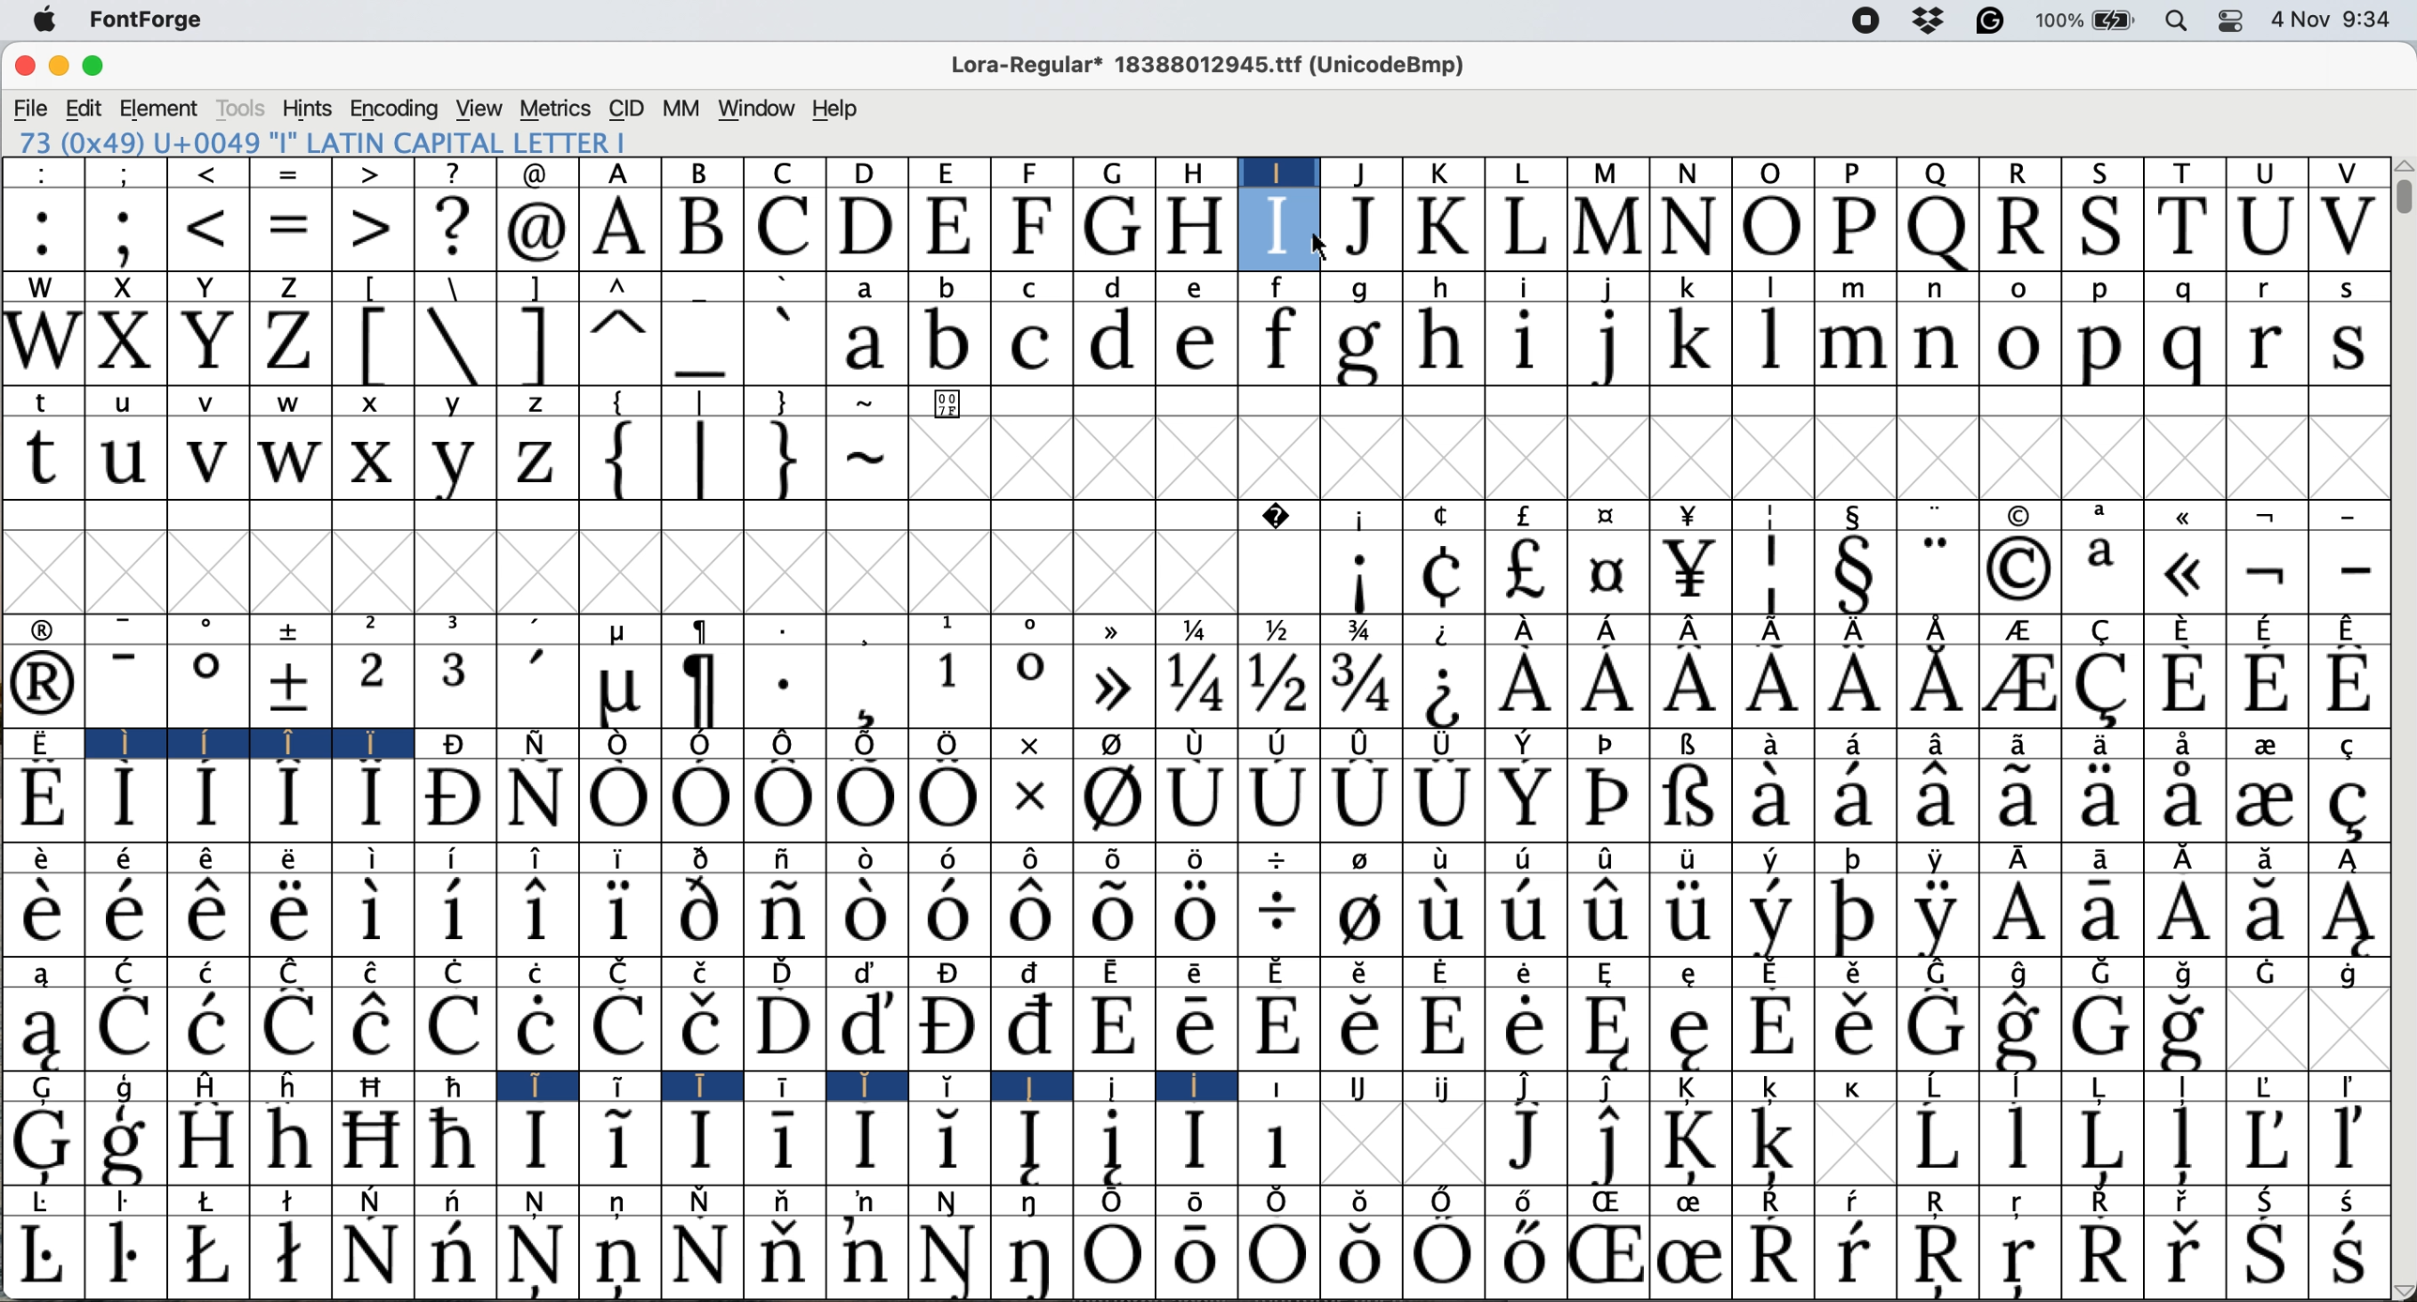 This screenshot has height=1302, width=2417. What do you see at coordinates (782, 284) in the screenshot?
I see ``` at bounding box center [782, 284].